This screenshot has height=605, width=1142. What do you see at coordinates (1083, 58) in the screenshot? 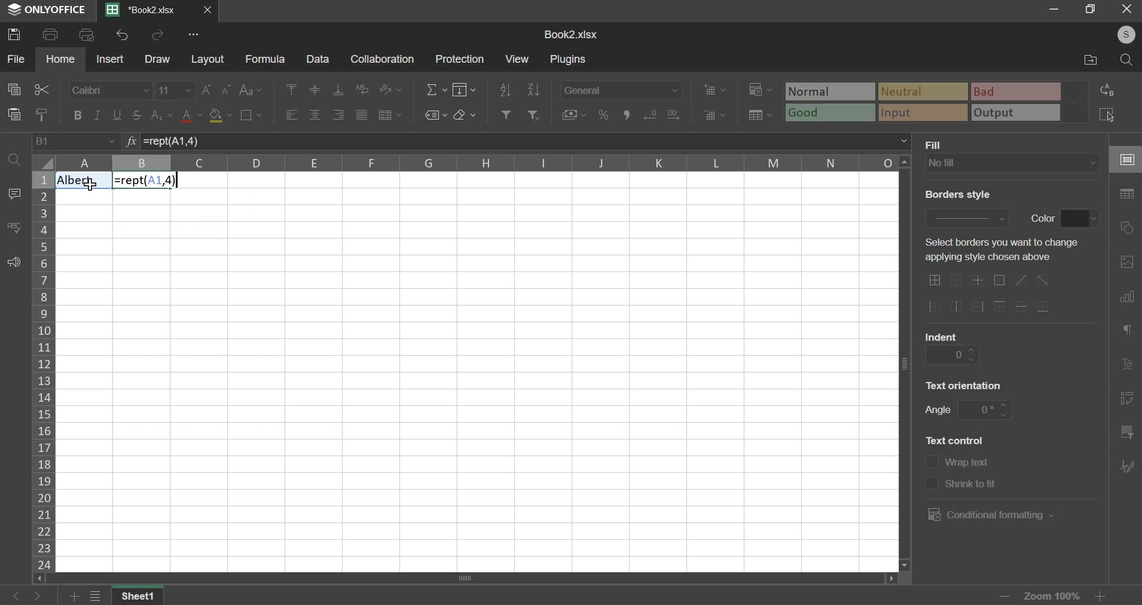
I see `file location` at bounding box center [1083, 58].